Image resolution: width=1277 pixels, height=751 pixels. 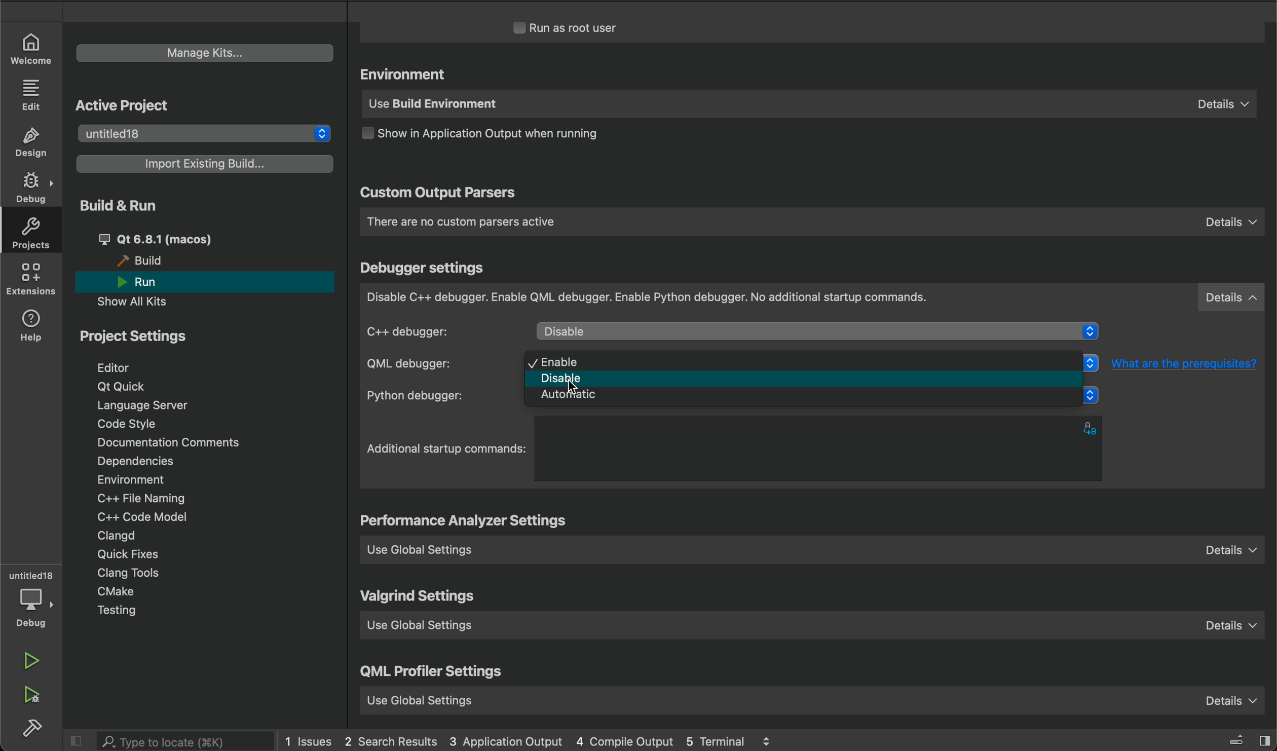 I want to click on python debugger, so click(x=440, y=396).